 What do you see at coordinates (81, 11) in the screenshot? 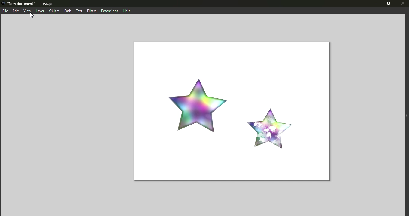
I see `Text` at bounding box center [81, 11].